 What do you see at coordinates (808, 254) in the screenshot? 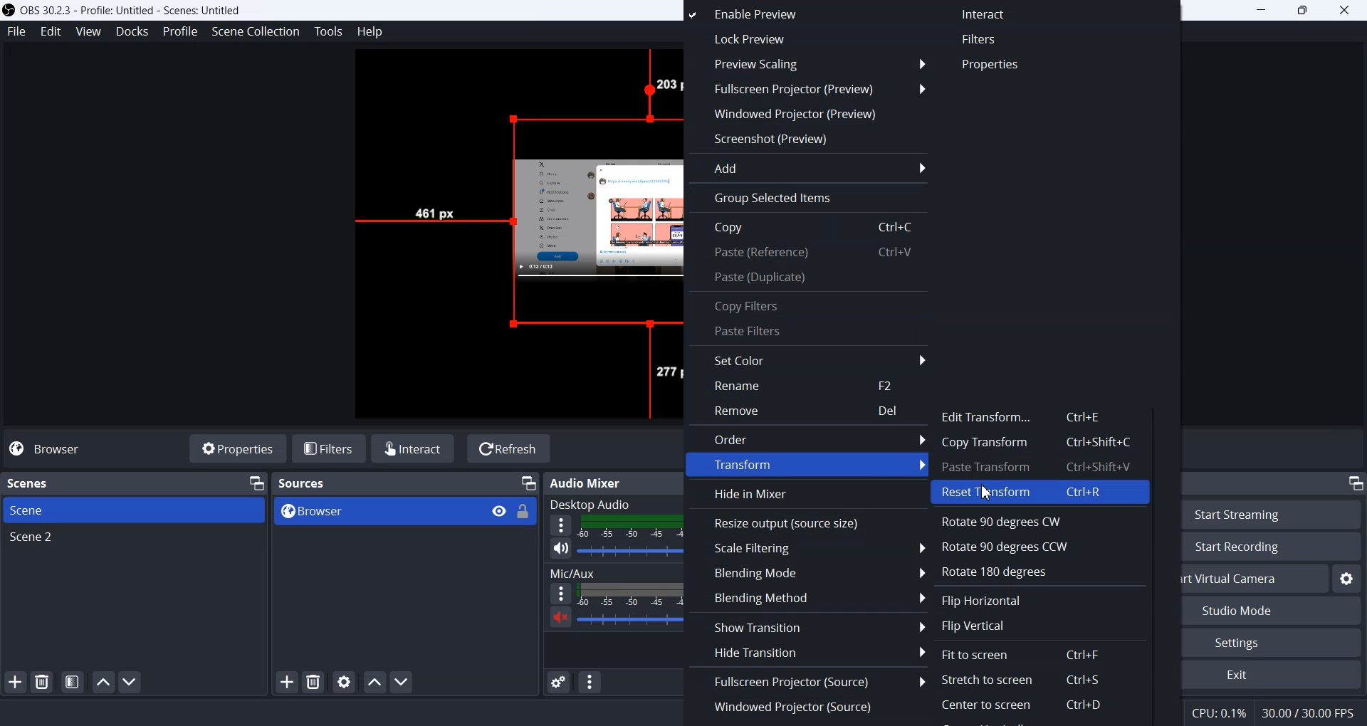
I see `Paste ` at bounding box center [808, 254].